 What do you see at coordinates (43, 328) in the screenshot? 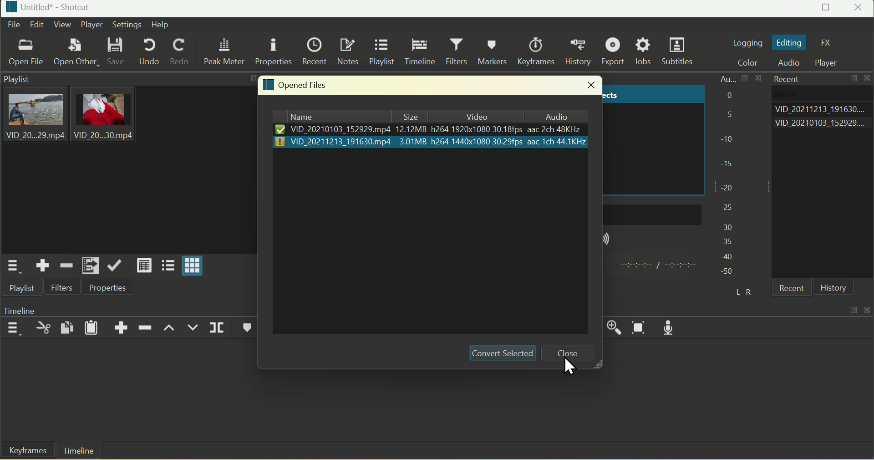
I see `Cut` at bounding box center [43, 328].